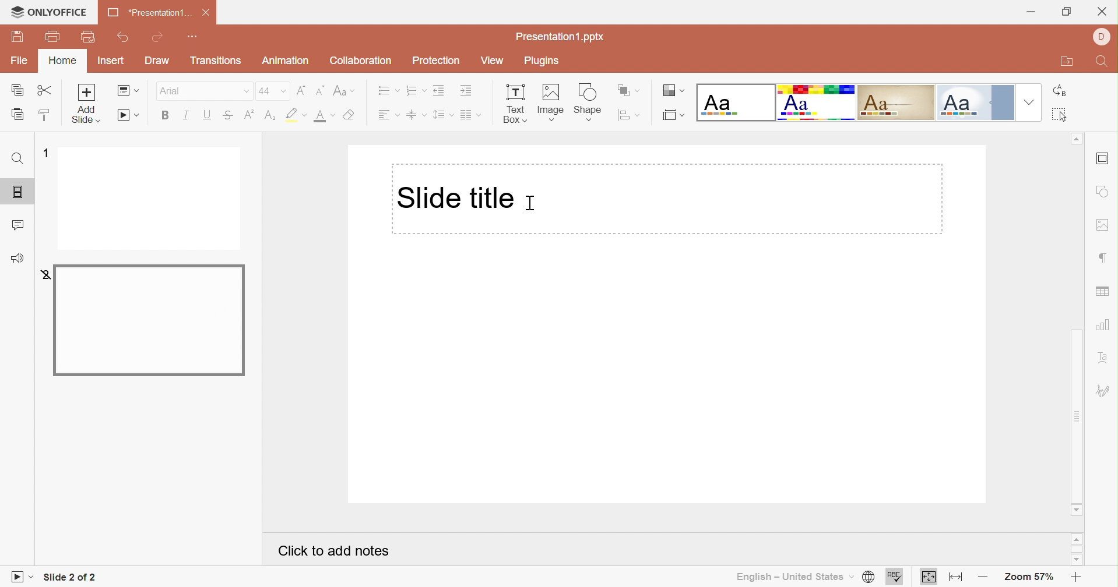 This screenshot has width=1118, height=587. Describe the element at coordinates (416, 91) in the screenshot. I see `Numbering` at that location.